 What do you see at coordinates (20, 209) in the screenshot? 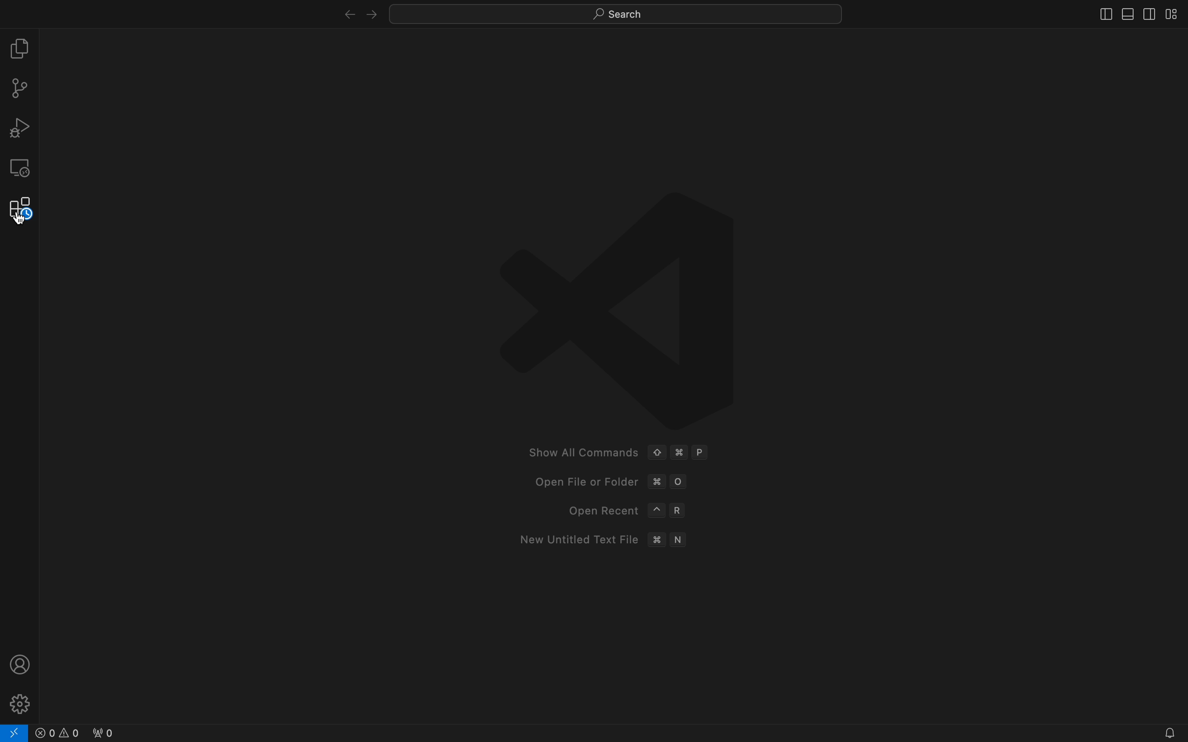
I see `extensions` at bounding box center [20, 209].